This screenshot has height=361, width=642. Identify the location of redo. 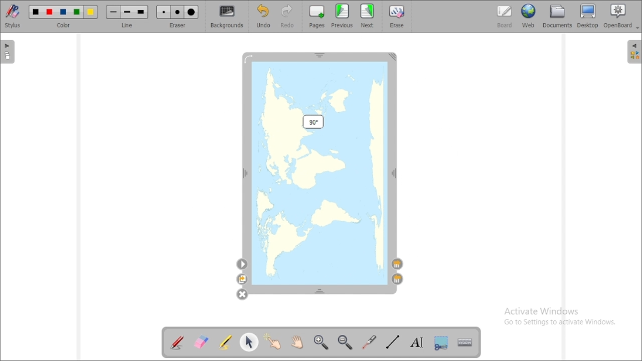
(288, 17).